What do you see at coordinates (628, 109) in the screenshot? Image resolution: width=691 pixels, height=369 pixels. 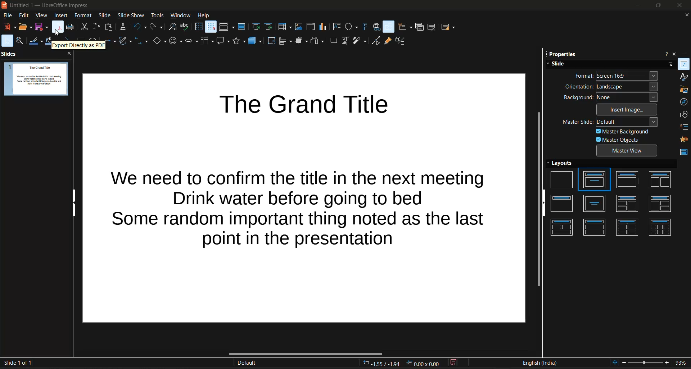 I see `insert image` at bounding box center [628, 109].